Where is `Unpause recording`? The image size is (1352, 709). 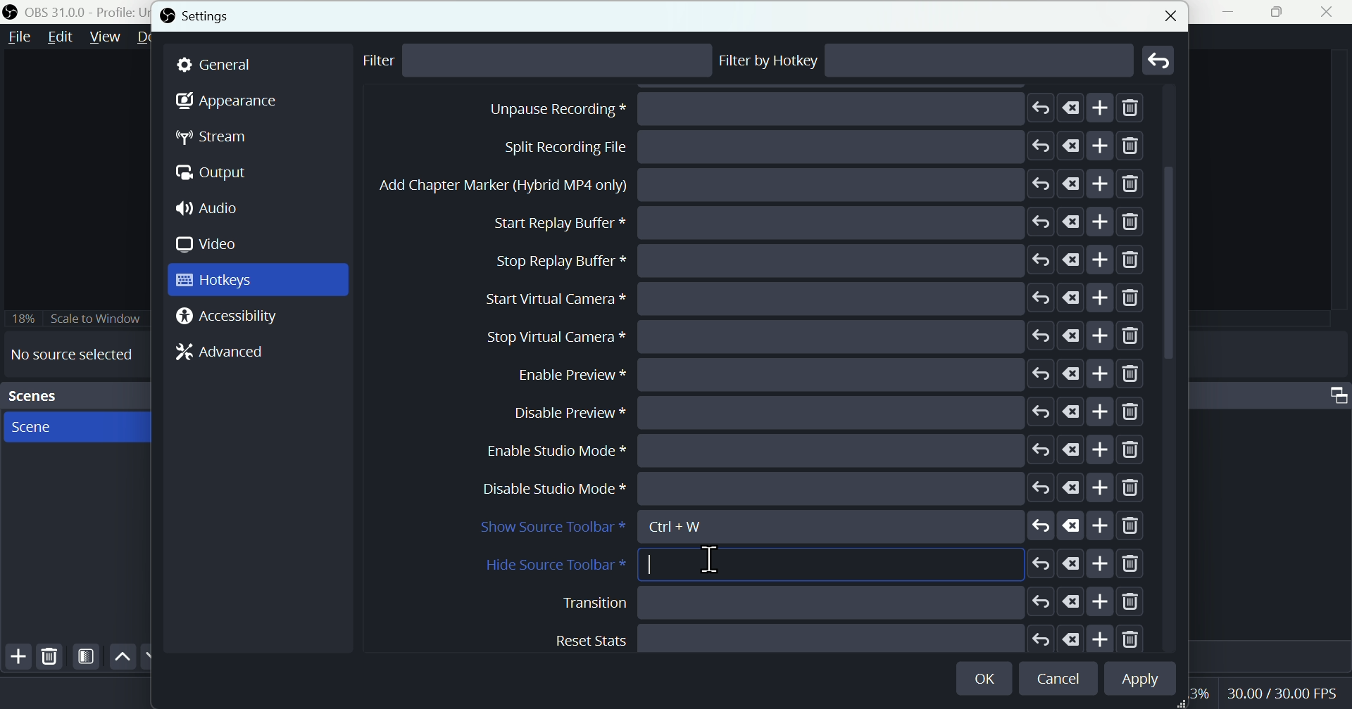
Unpause recording is located at coordinates (823, 260).